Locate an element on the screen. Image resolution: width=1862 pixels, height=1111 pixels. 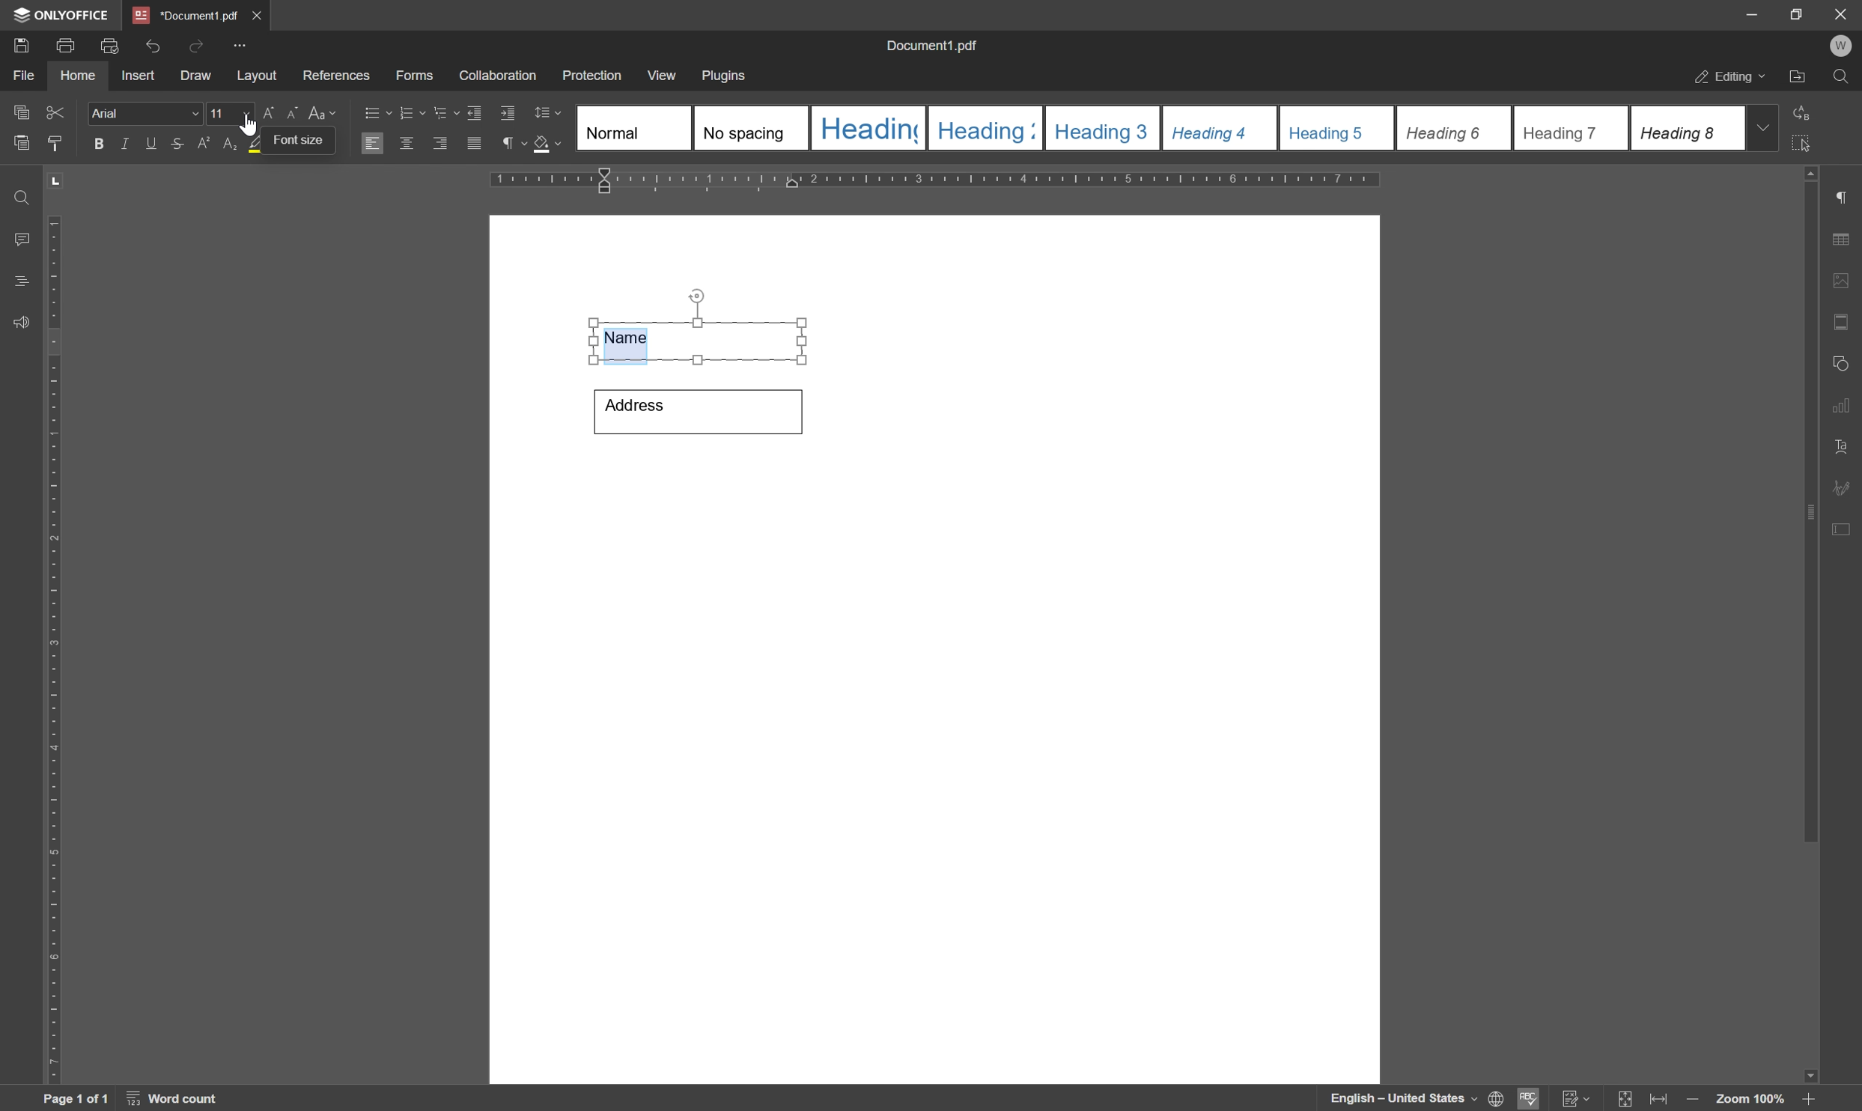
superscript is located at coordinates (204, 144).